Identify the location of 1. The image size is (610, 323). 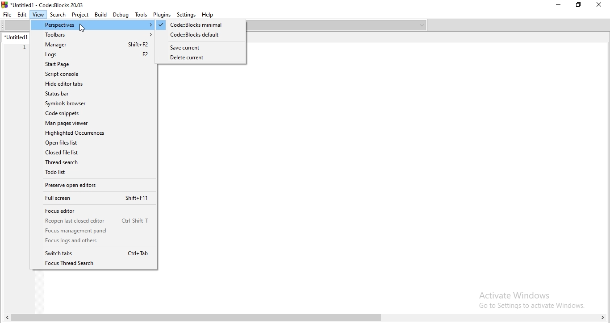
(16, 47).